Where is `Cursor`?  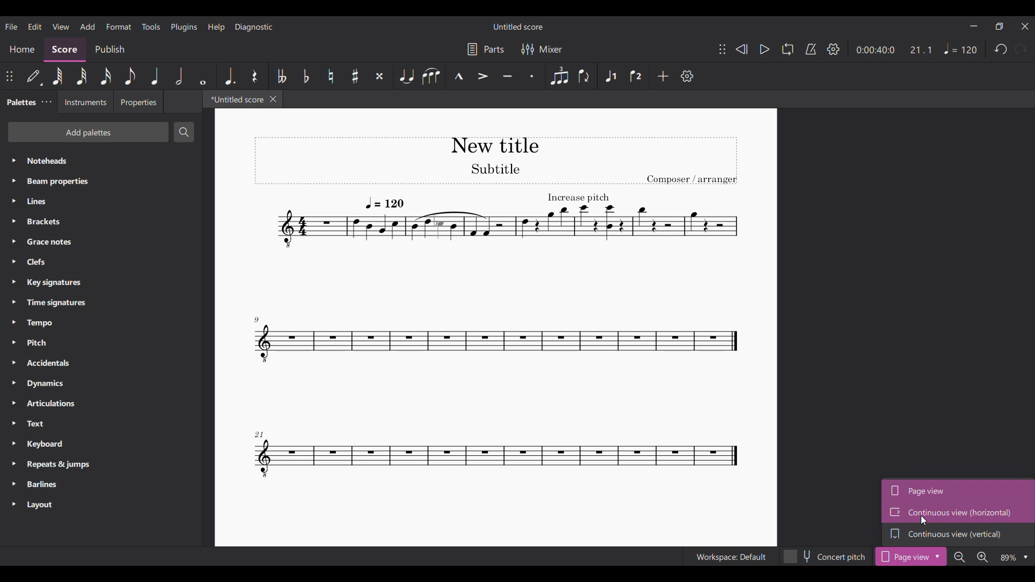 Cursor is located at coordinates (923, 521).